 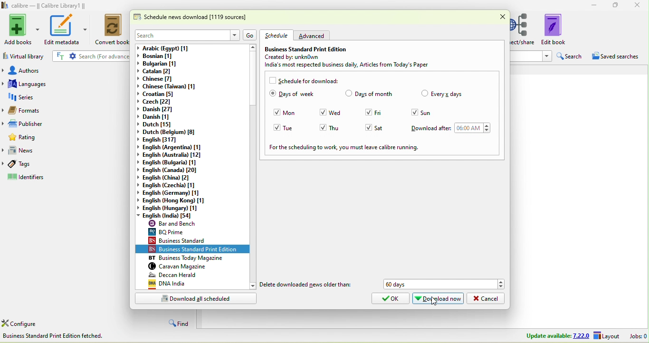 I want to click on bq prime, so click(x=195, y=231).